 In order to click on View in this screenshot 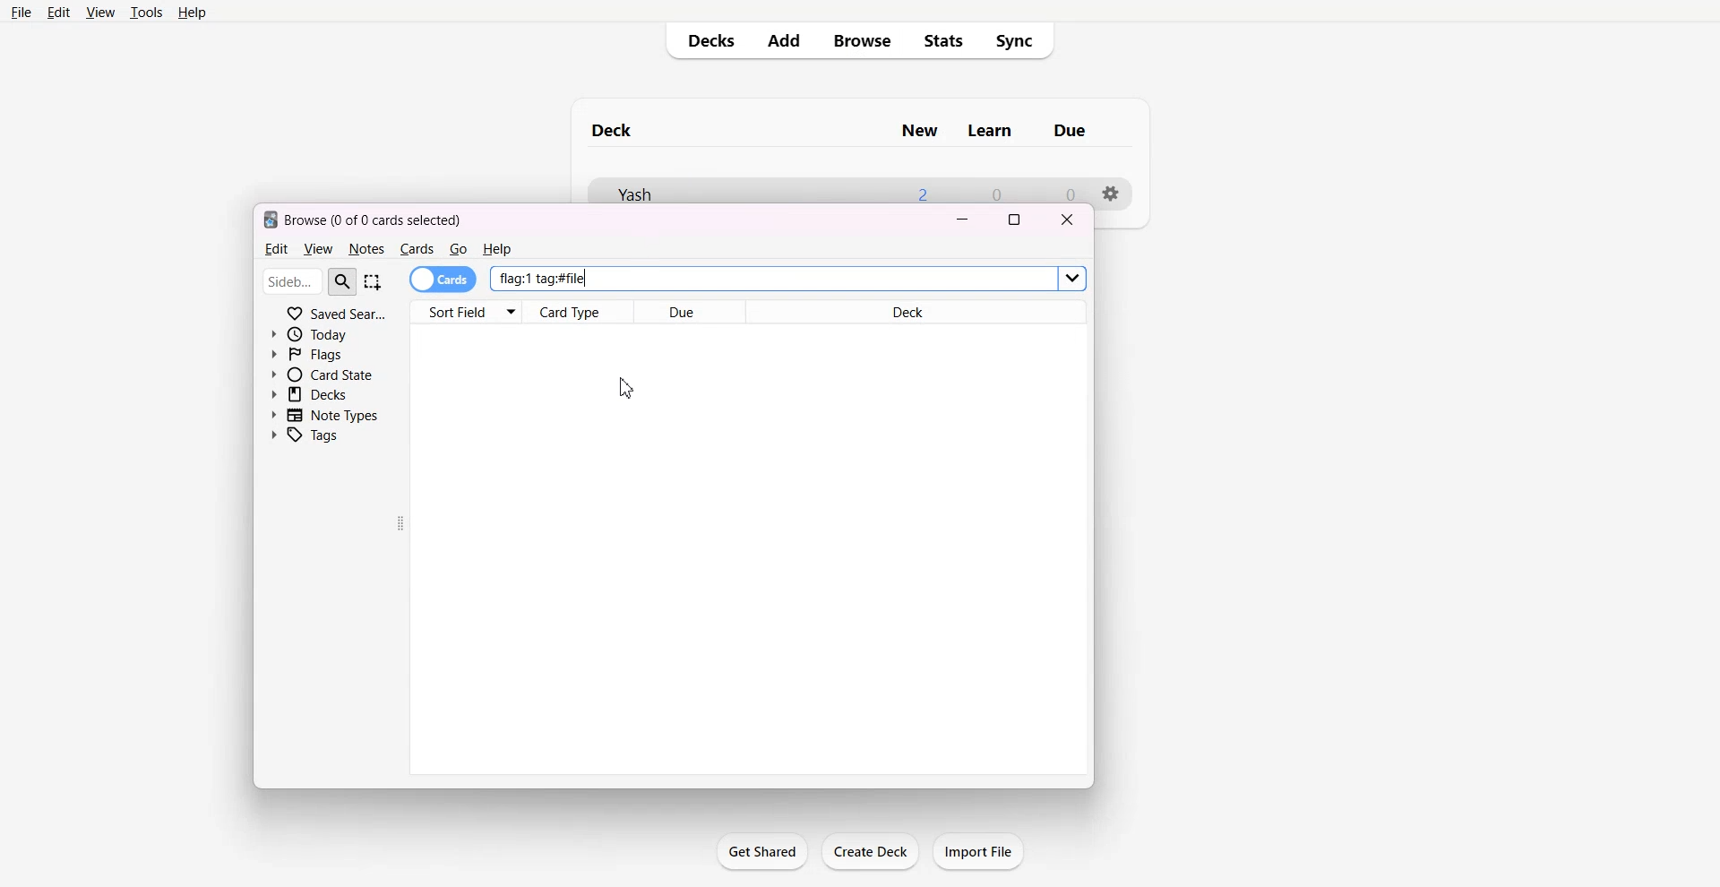, I will do `click(99, 12)`.